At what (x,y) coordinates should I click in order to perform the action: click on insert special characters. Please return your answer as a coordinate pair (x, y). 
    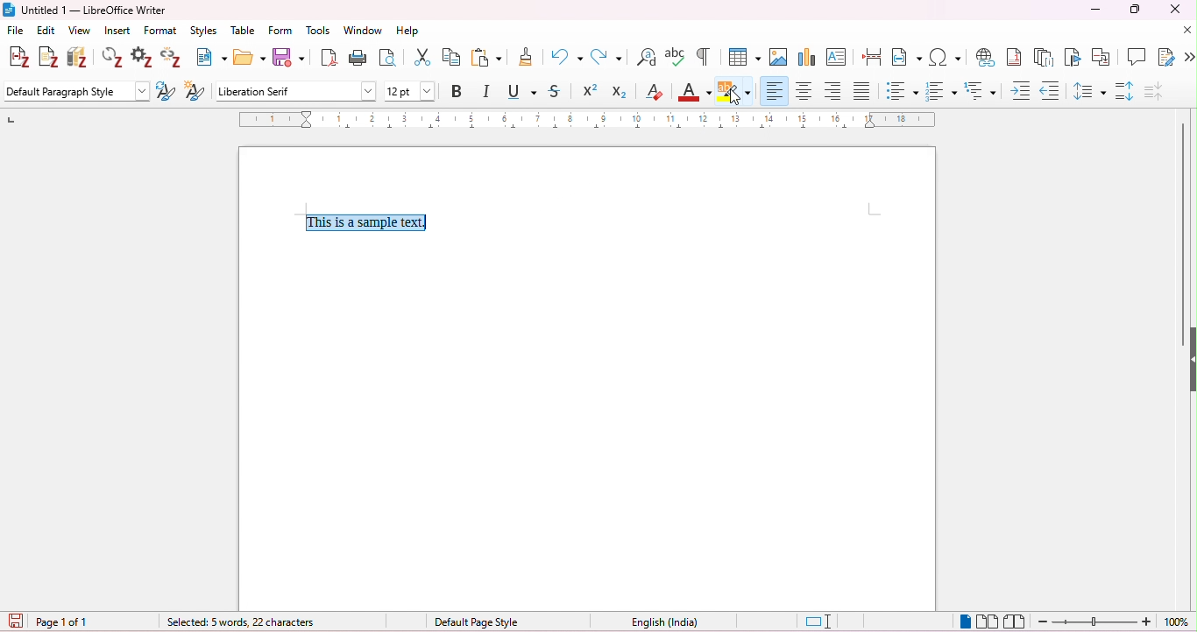
    Looking at the image, I should click on (946, 56).